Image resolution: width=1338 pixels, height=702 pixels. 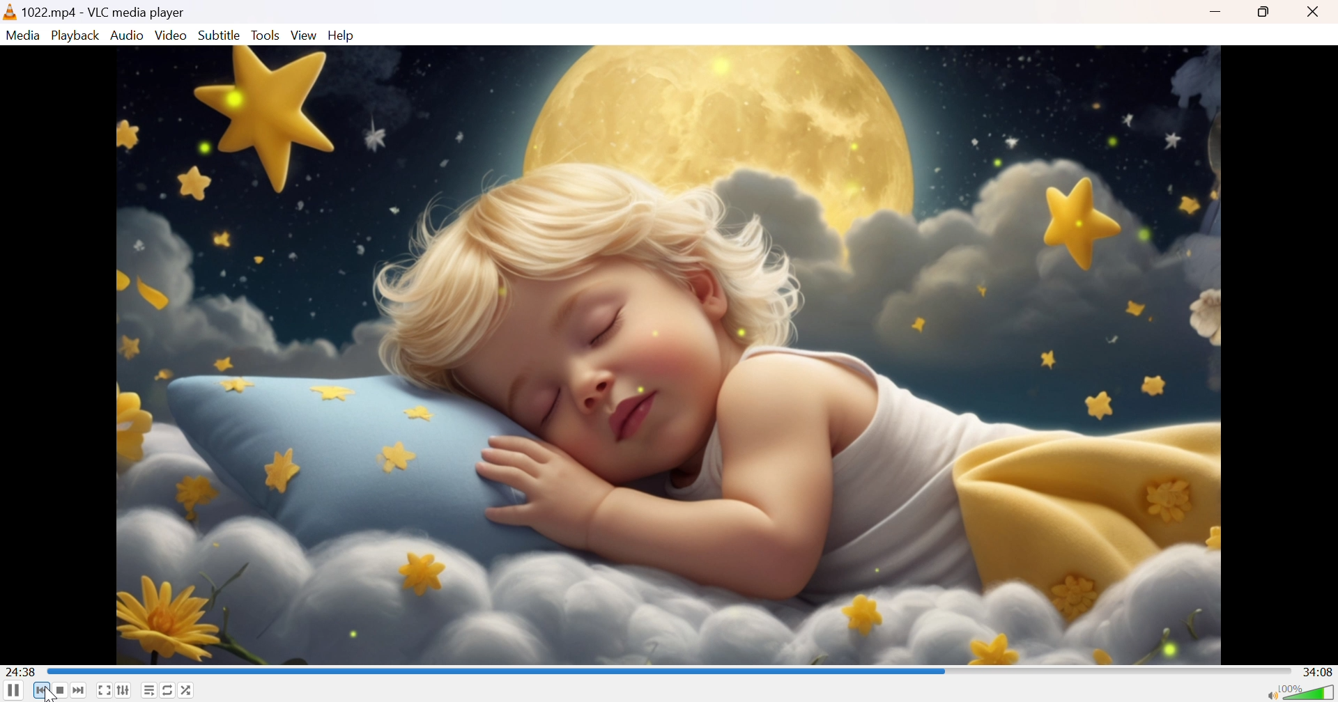 I want to click on cursor, so click(x=49, y=694).